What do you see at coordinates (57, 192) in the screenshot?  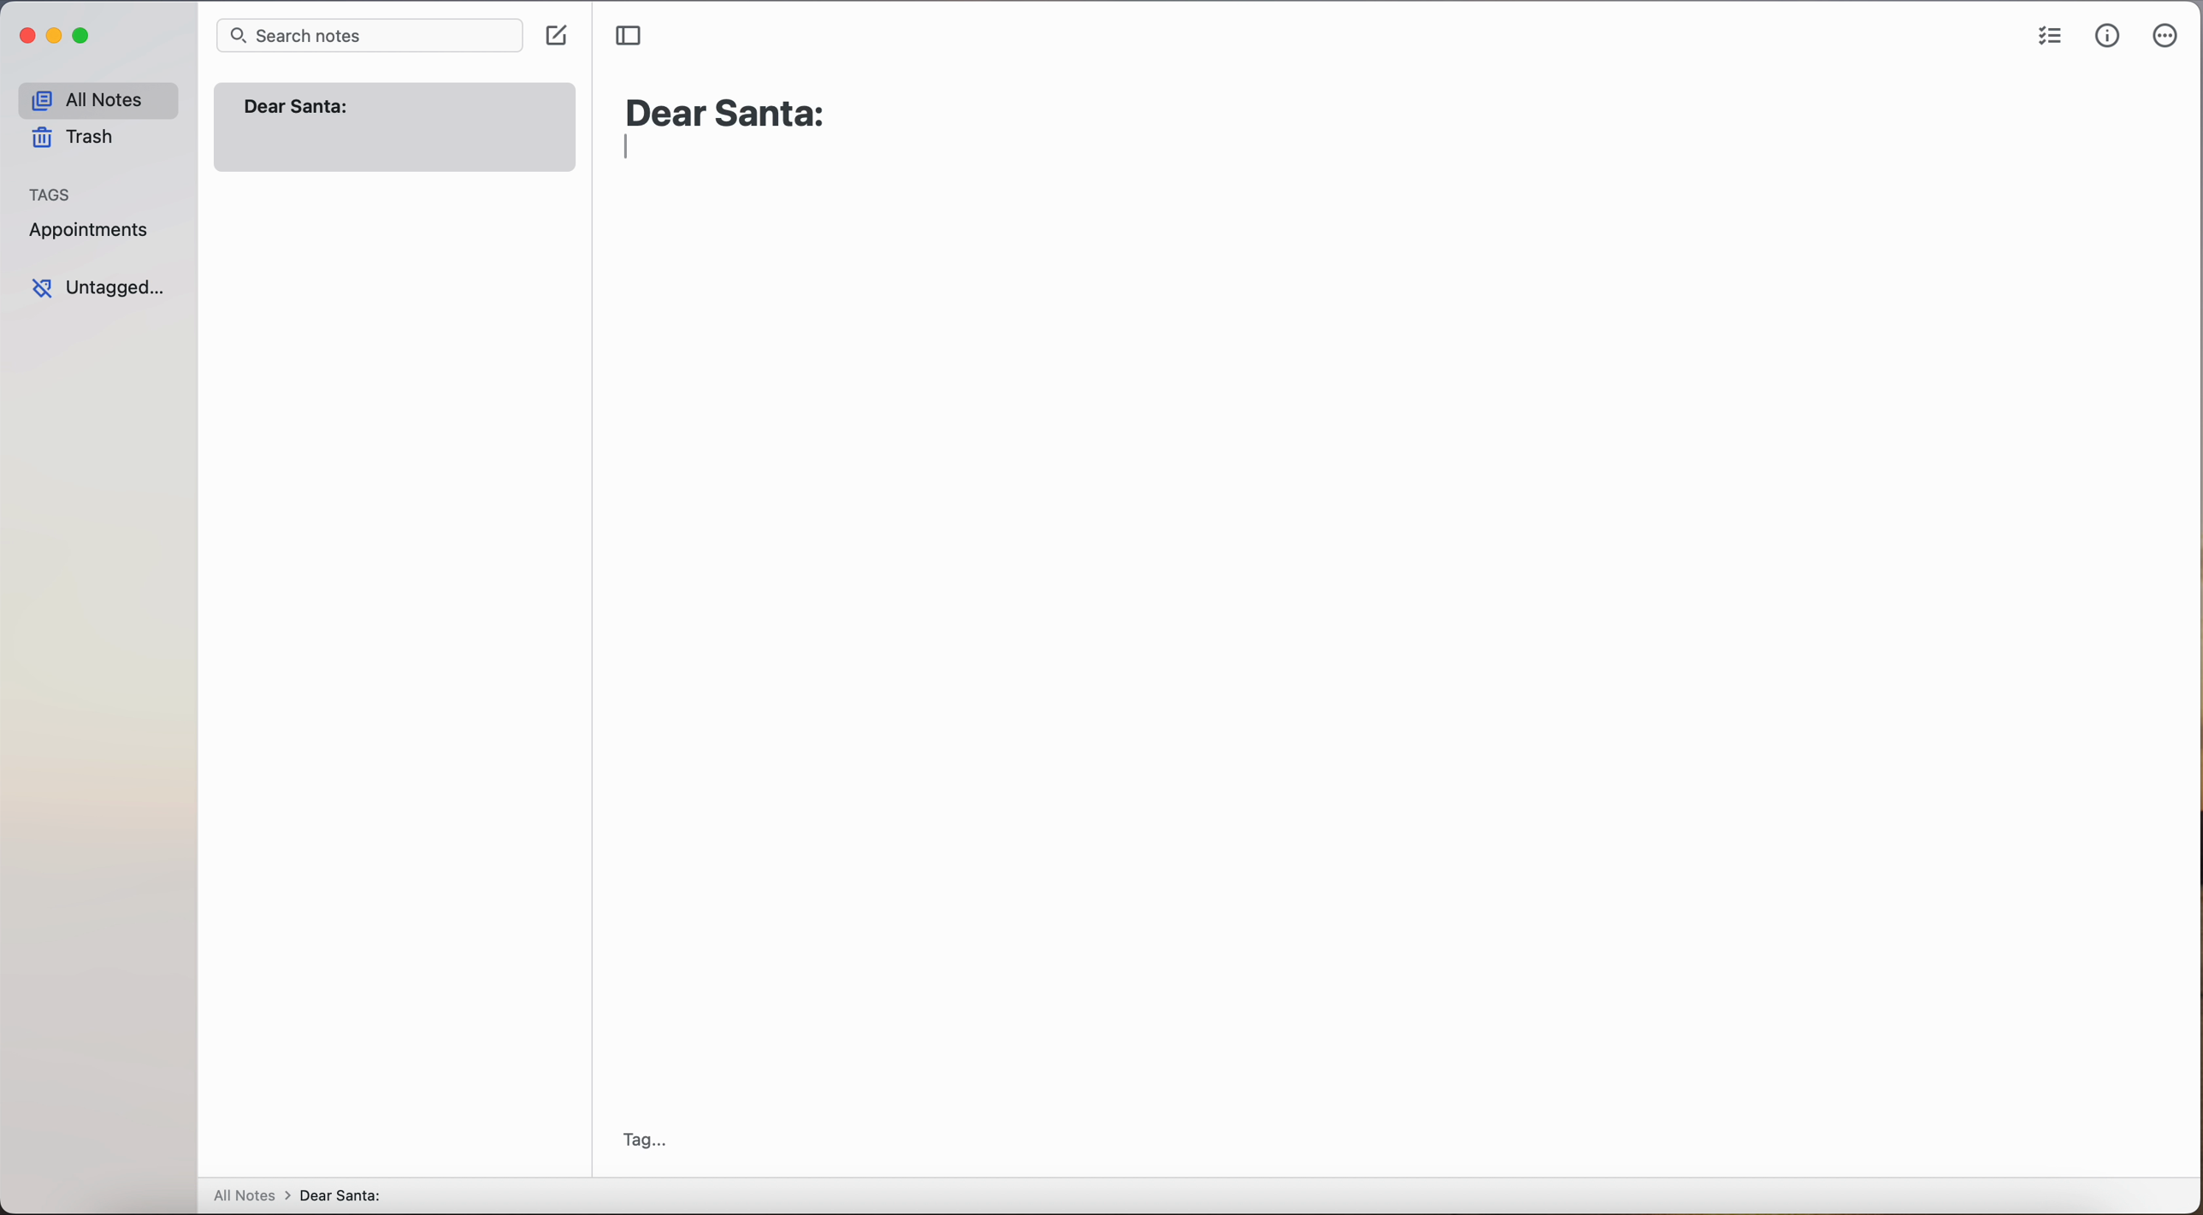 I see `tags` at bounding box center [57, 192].